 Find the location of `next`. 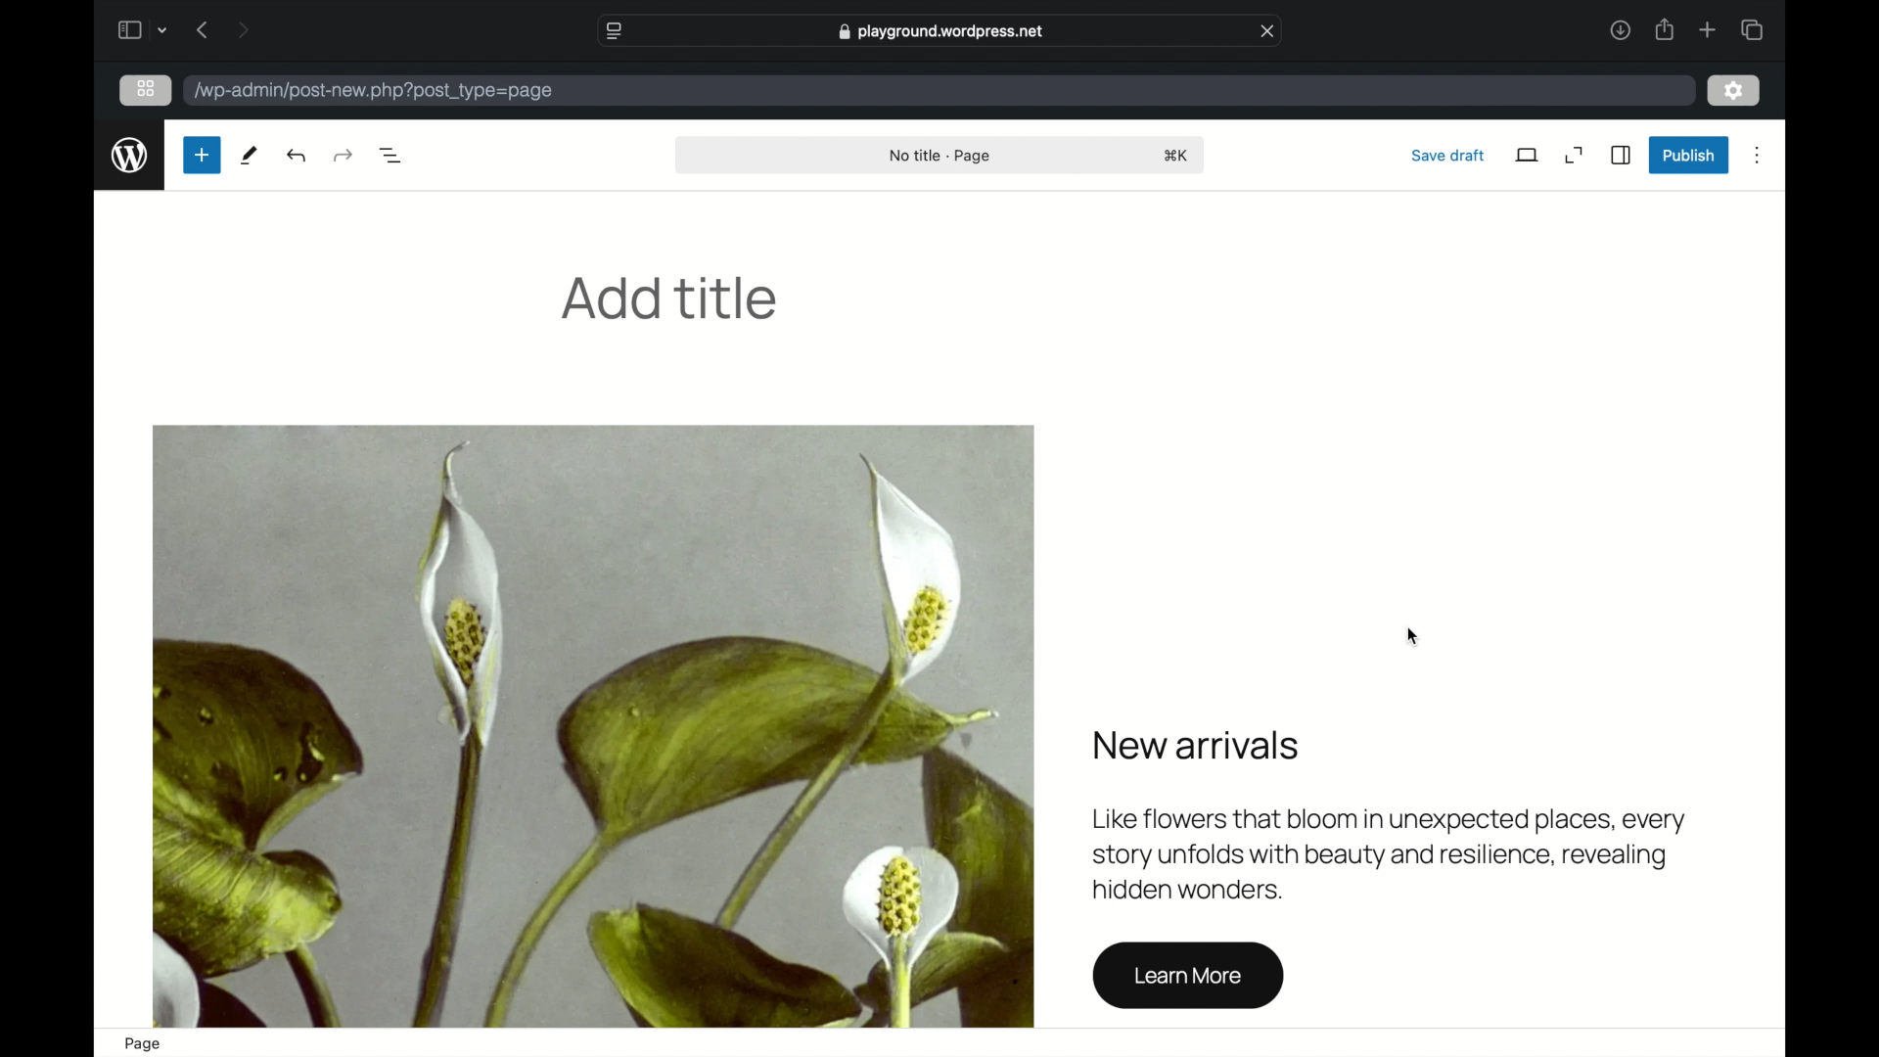

next is located at coordinates (243, 29).